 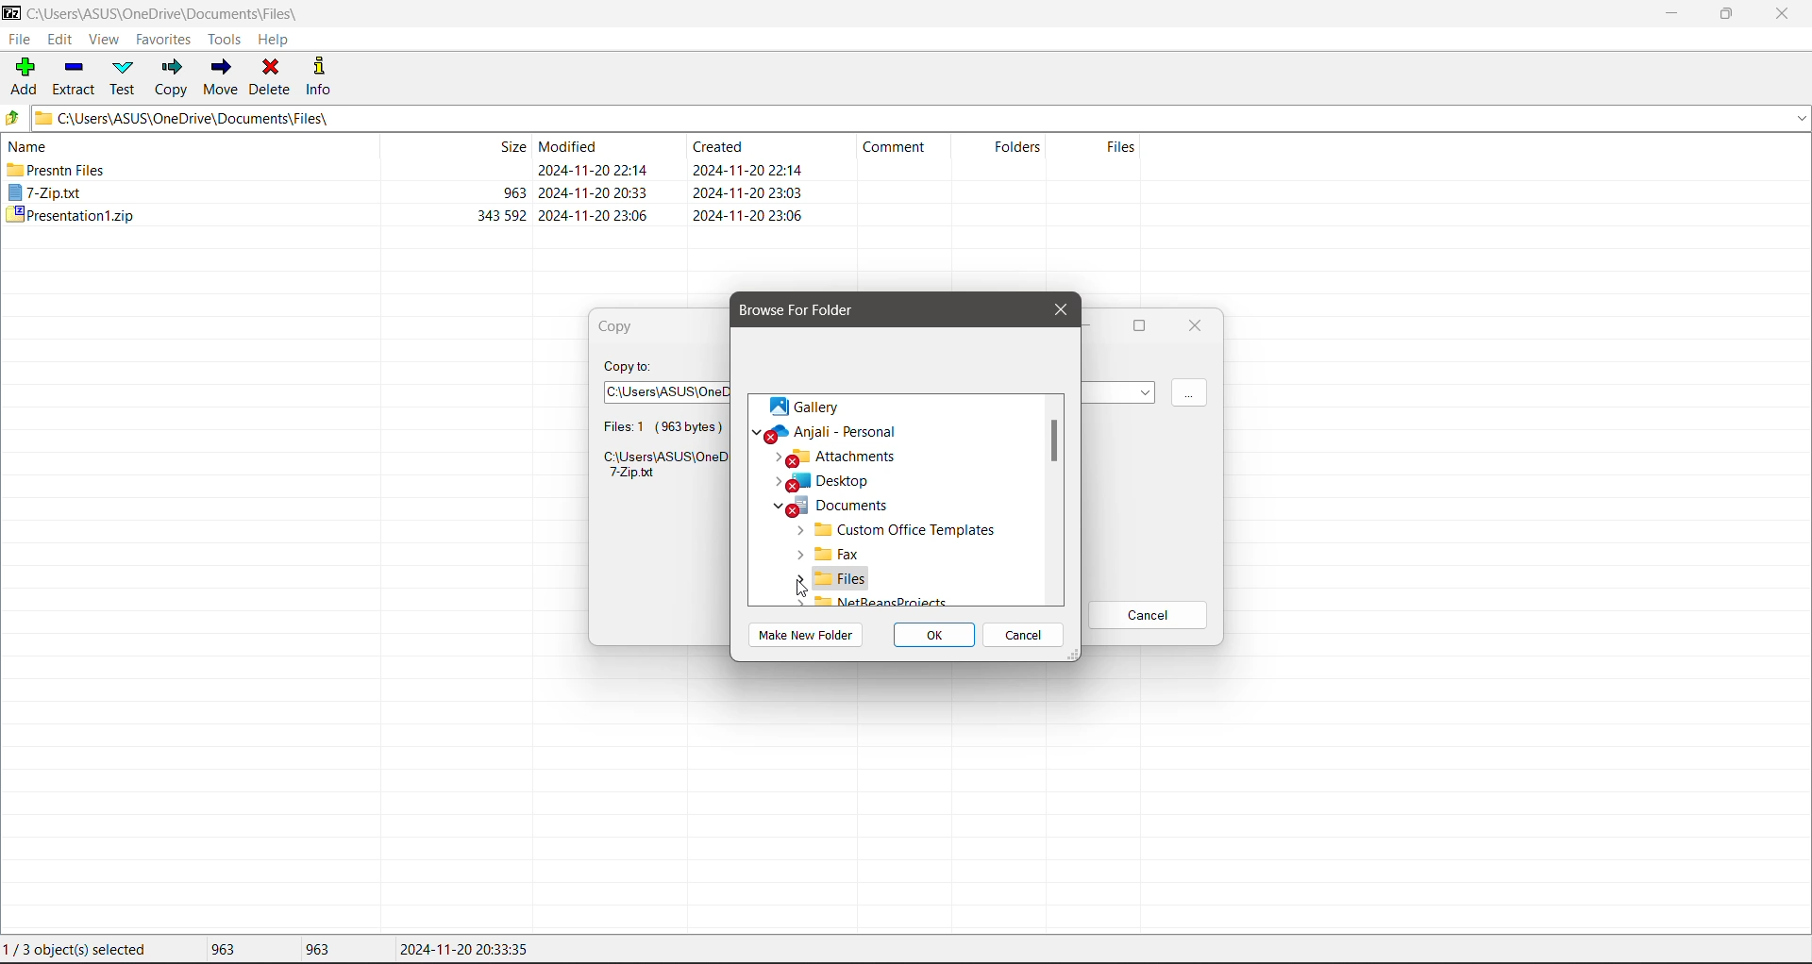 I want to click on Edit, so click(x=63, y=40).